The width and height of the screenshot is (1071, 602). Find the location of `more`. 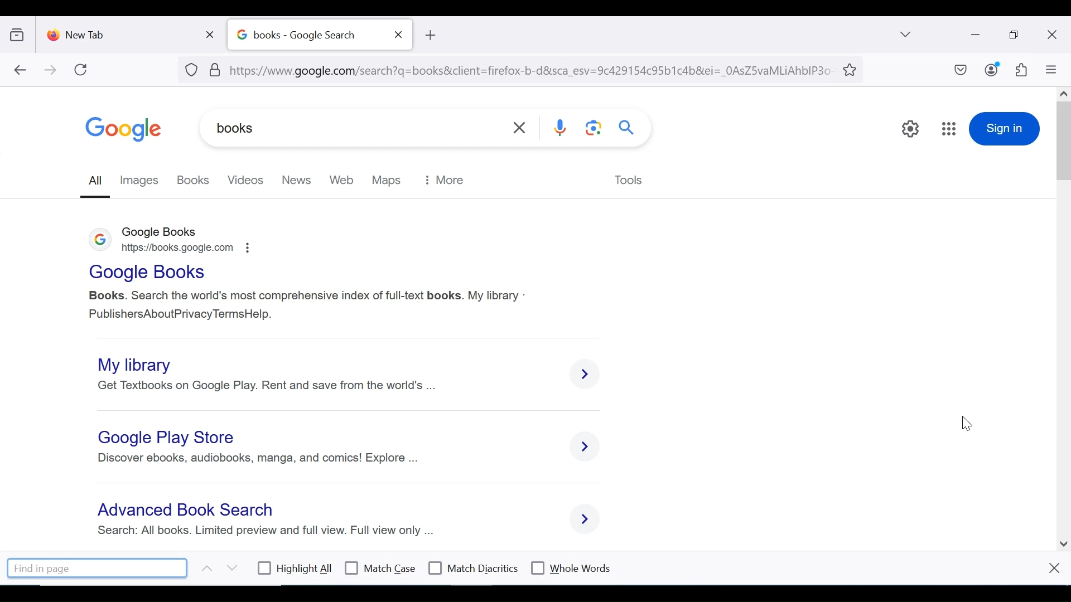

more is located at coordinates (447, 179).